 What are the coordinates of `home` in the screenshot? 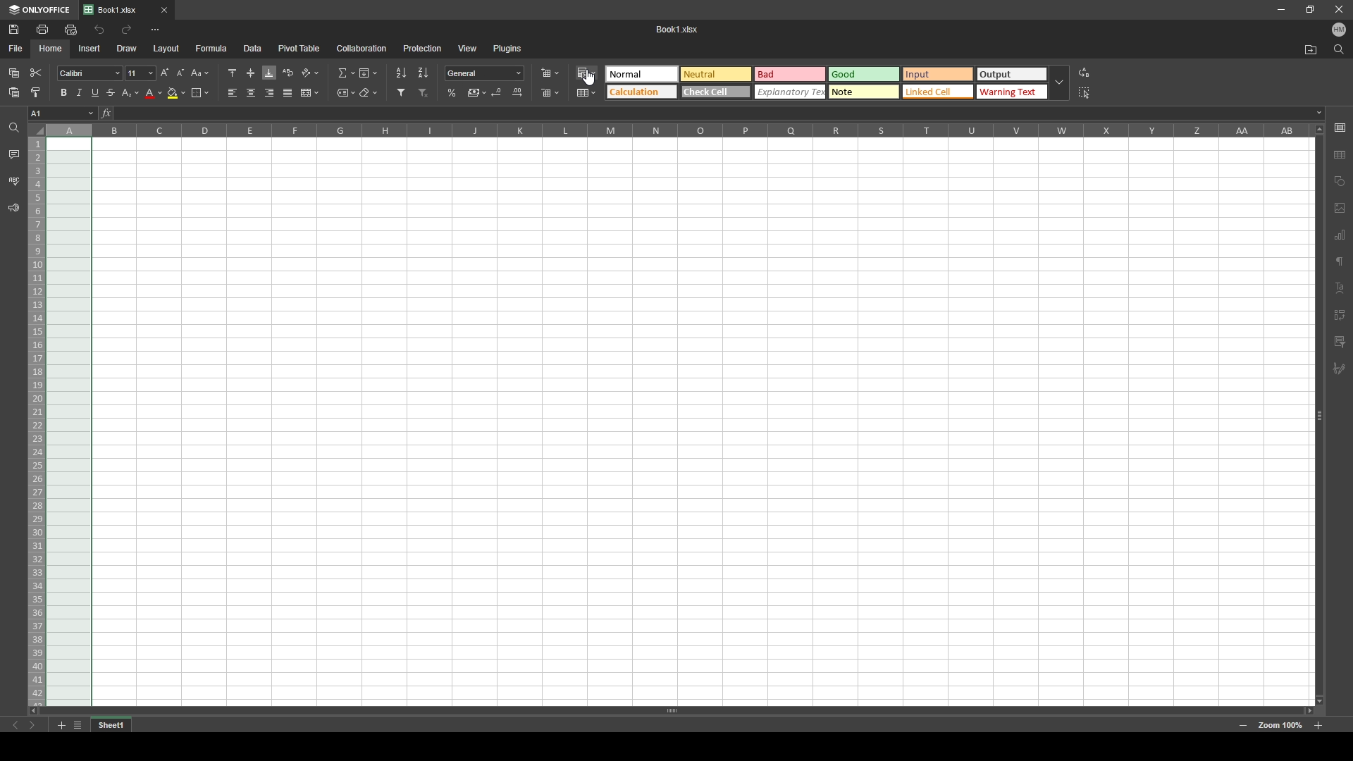 It's located at (51, 49).